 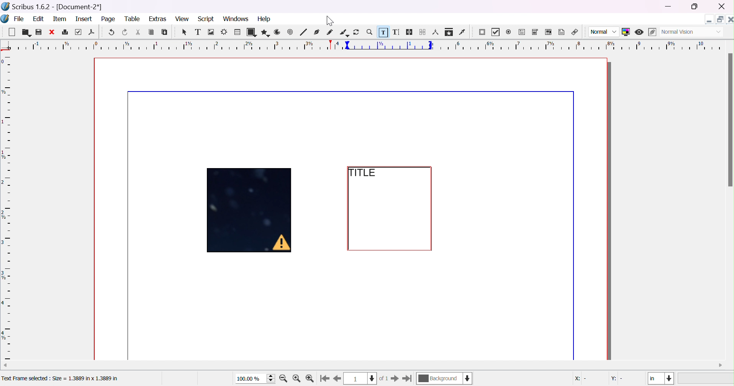 What do you see at coordinates (445, 378) in the screenshot?
I see `current layer` at bounding box center [445, 378].